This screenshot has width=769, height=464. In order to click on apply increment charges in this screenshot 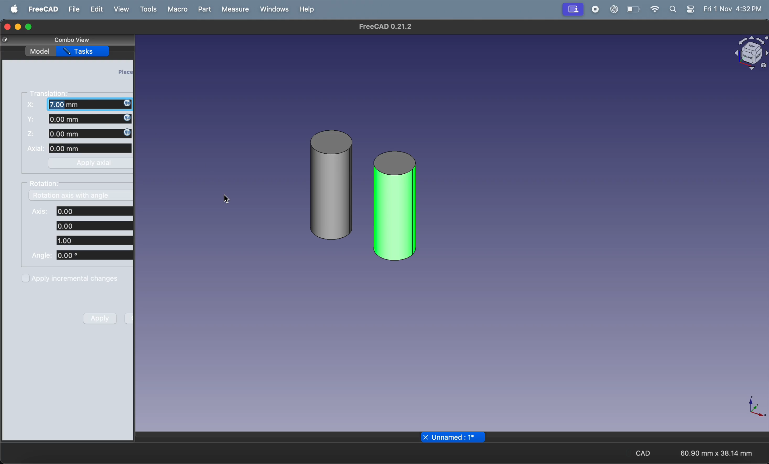, I will do `click(81, 279)`.